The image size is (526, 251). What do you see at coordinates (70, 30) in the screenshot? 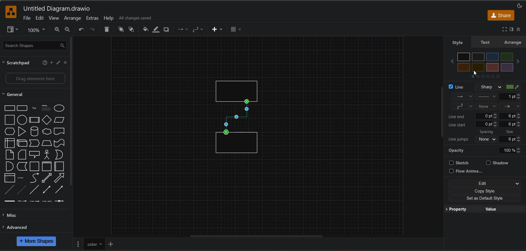
I see `zoom out` at bounding box center [70, 30].